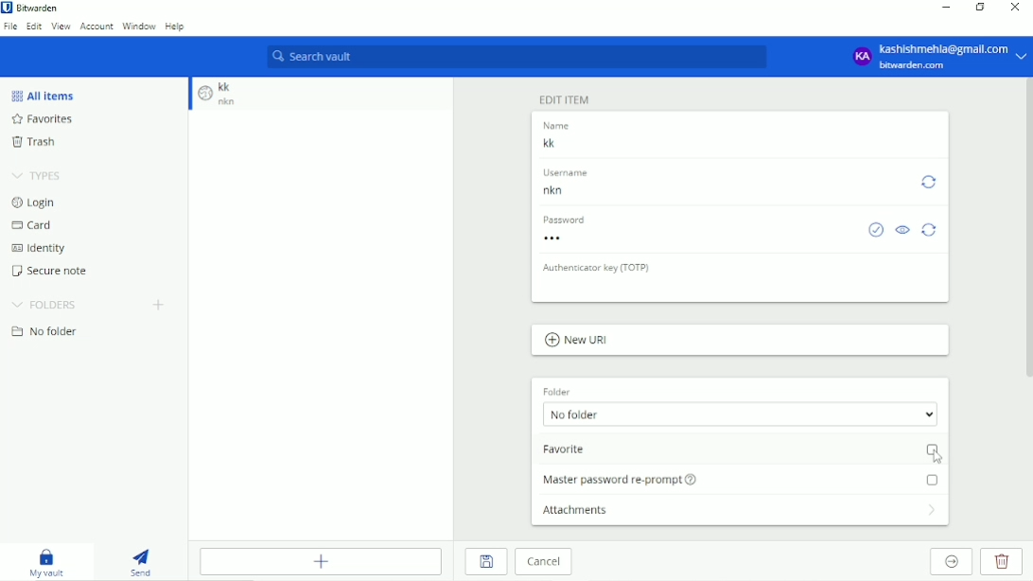 This screenshot has width=1033, height=581. I want to click on Authenticator key, so click(595, 270).